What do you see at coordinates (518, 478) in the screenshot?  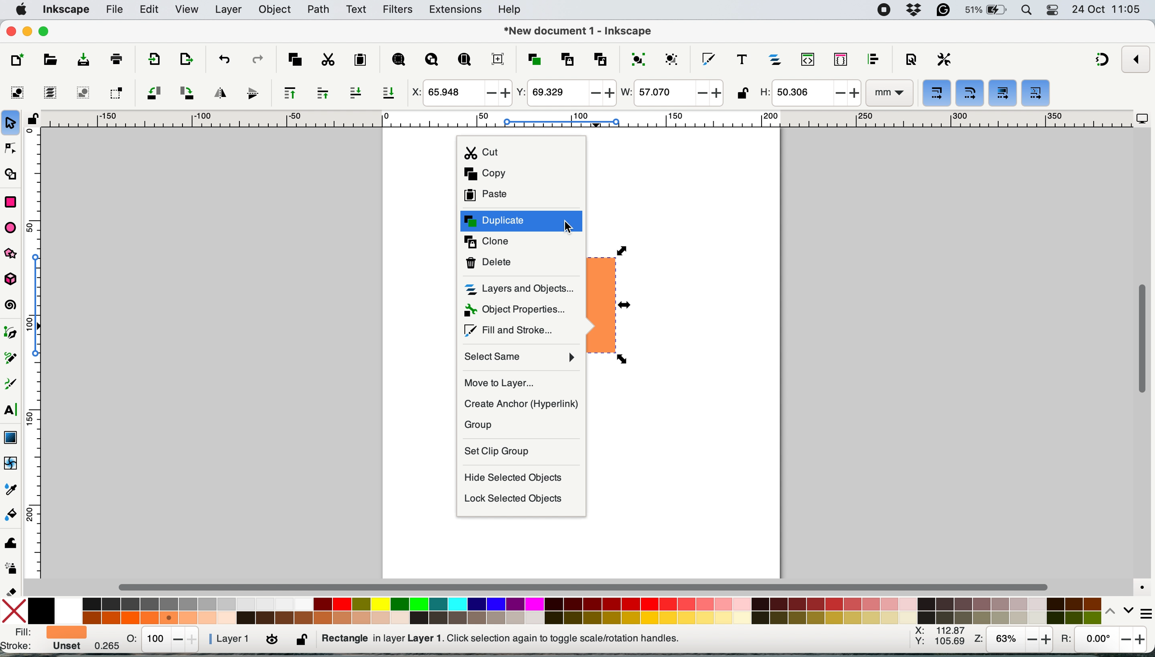 I see `hide selected objects` at bounding box center [518, 478].